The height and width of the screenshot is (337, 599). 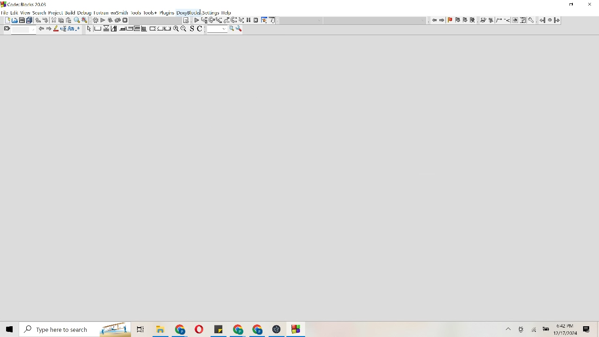 What do you see at coordinates (181, 329) in the screenshot?
I see `File` at bounding box center [181, 329].